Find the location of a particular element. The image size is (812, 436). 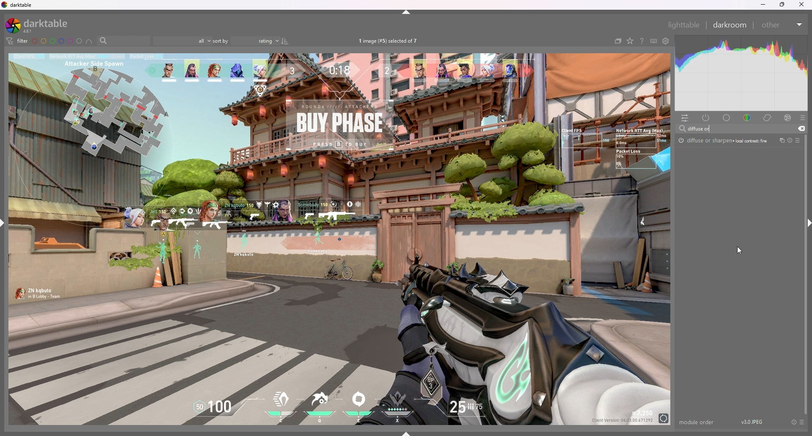

active modules is located at coordinates (706, 117).